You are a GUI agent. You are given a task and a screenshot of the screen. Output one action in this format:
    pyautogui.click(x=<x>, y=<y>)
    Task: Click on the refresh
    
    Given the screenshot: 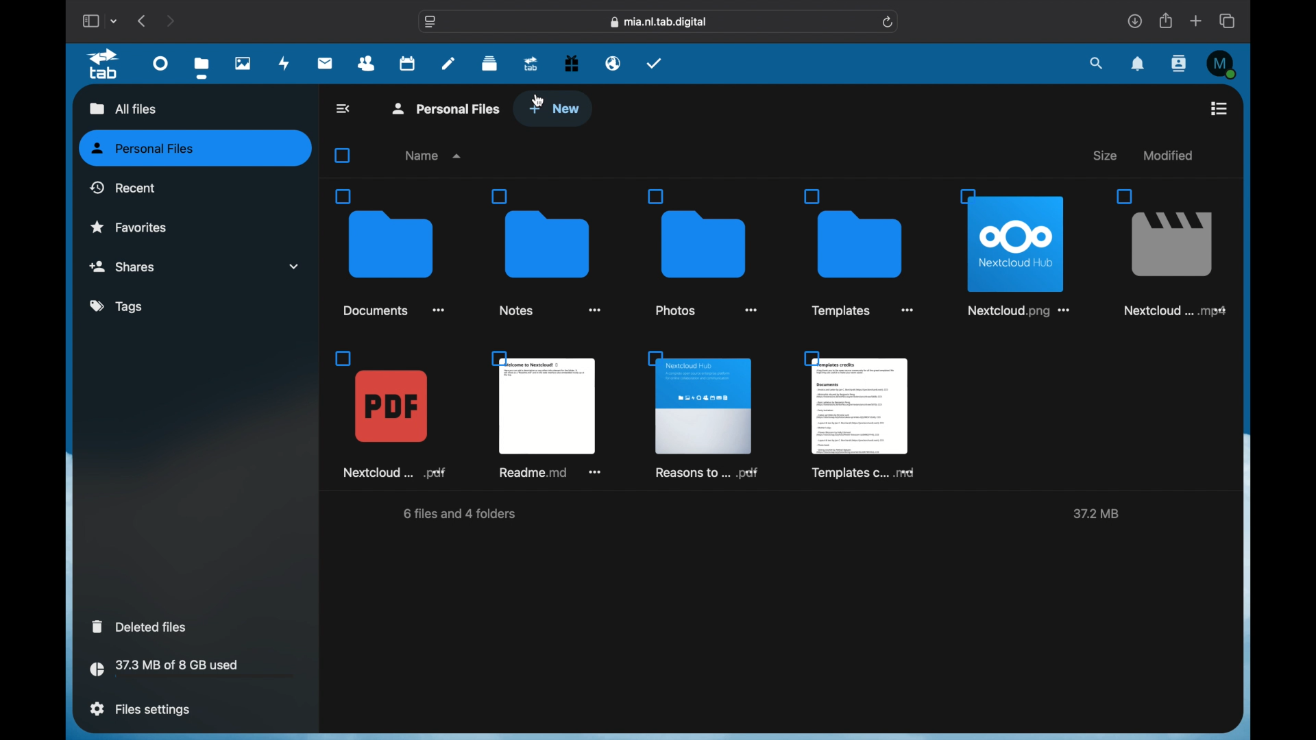 What is the action you would take?
    pyautogui.click(x=889, y=23)
    